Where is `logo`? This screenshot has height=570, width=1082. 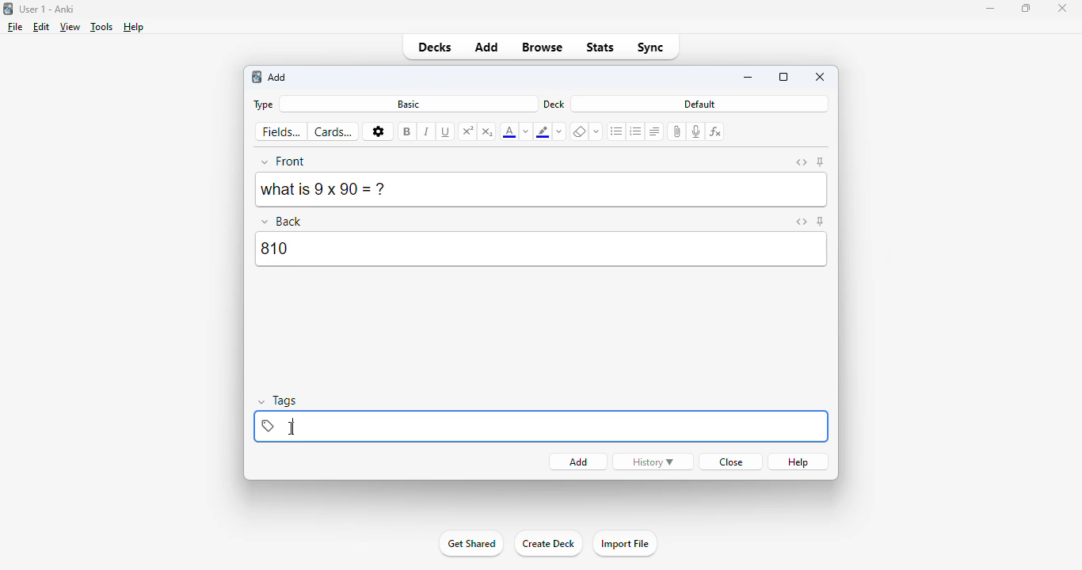
logo is located at coordinates (256, 77).